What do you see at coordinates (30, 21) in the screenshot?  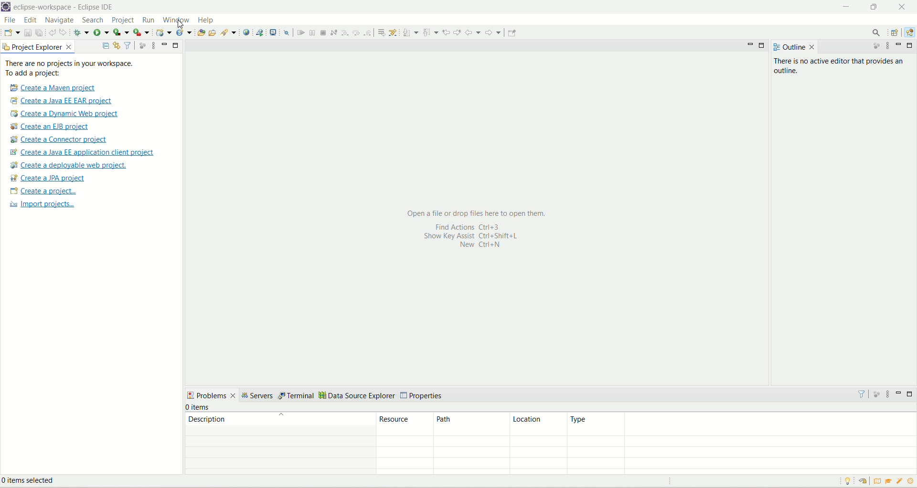 I see `edit` at bounding box center [30, 21].